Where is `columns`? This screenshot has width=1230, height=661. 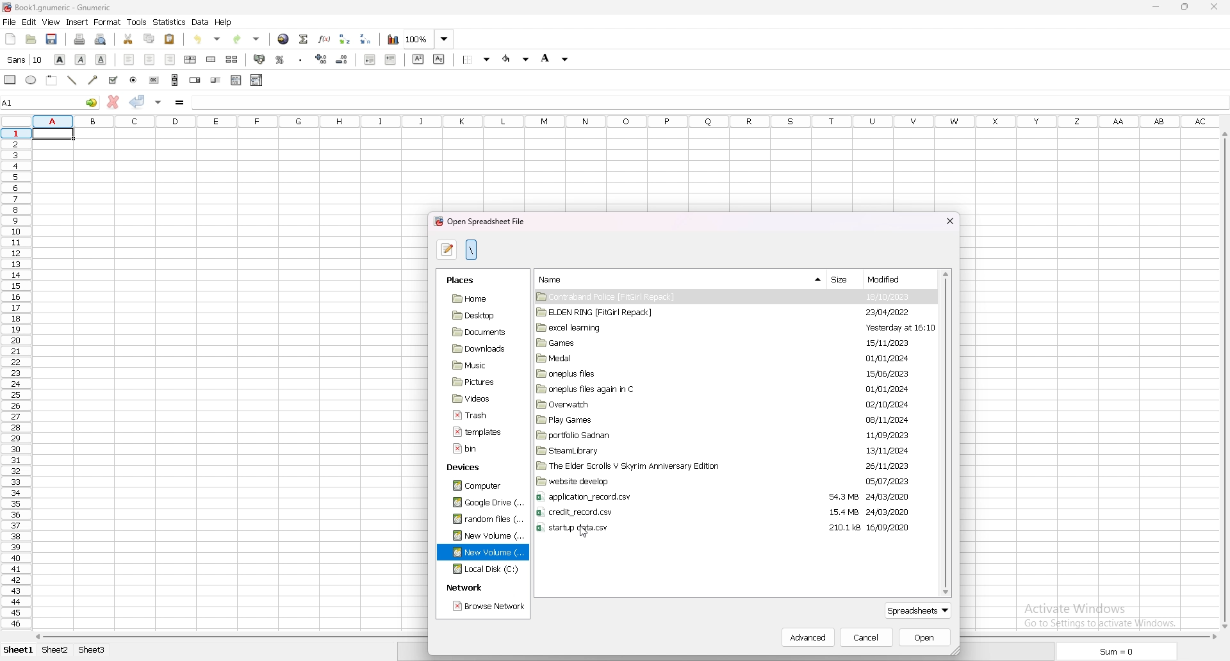 columns is located at coordinates (625, 121).